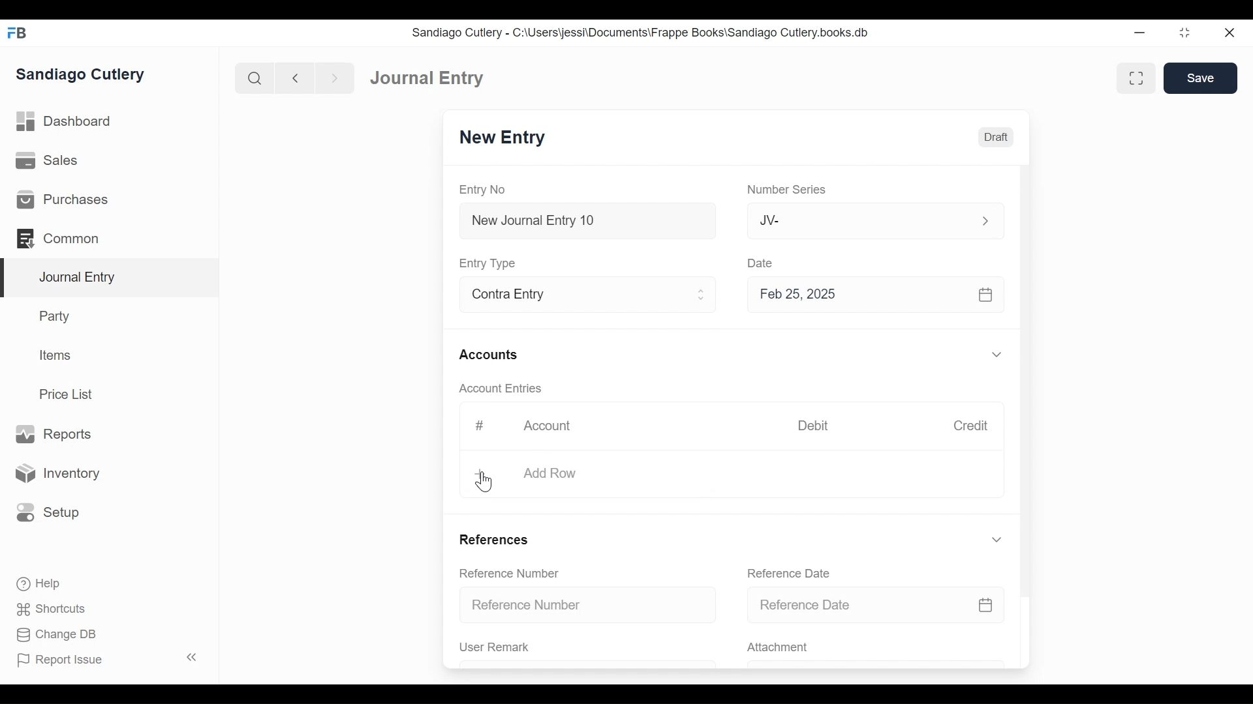  I want to click on Purchases, so click(63, 200).